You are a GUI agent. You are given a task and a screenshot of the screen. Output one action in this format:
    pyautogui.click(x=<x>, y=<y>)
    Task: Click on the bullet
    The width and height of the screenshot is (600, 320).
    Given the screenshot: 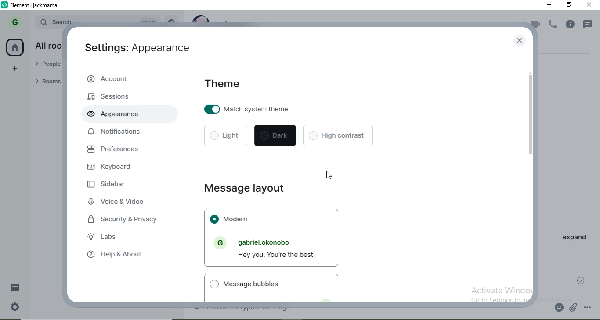 What is the action you would take?
    pyautogui.click(x=213, y=284)
    